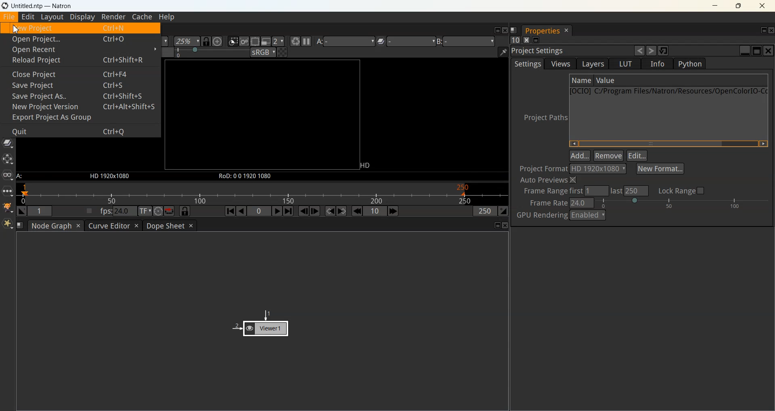 This screenshot has height=411, width=775. What do you see at coordinates (640, 50) in the screenshot?
I see `Undo` at bounding box center [640, 50].